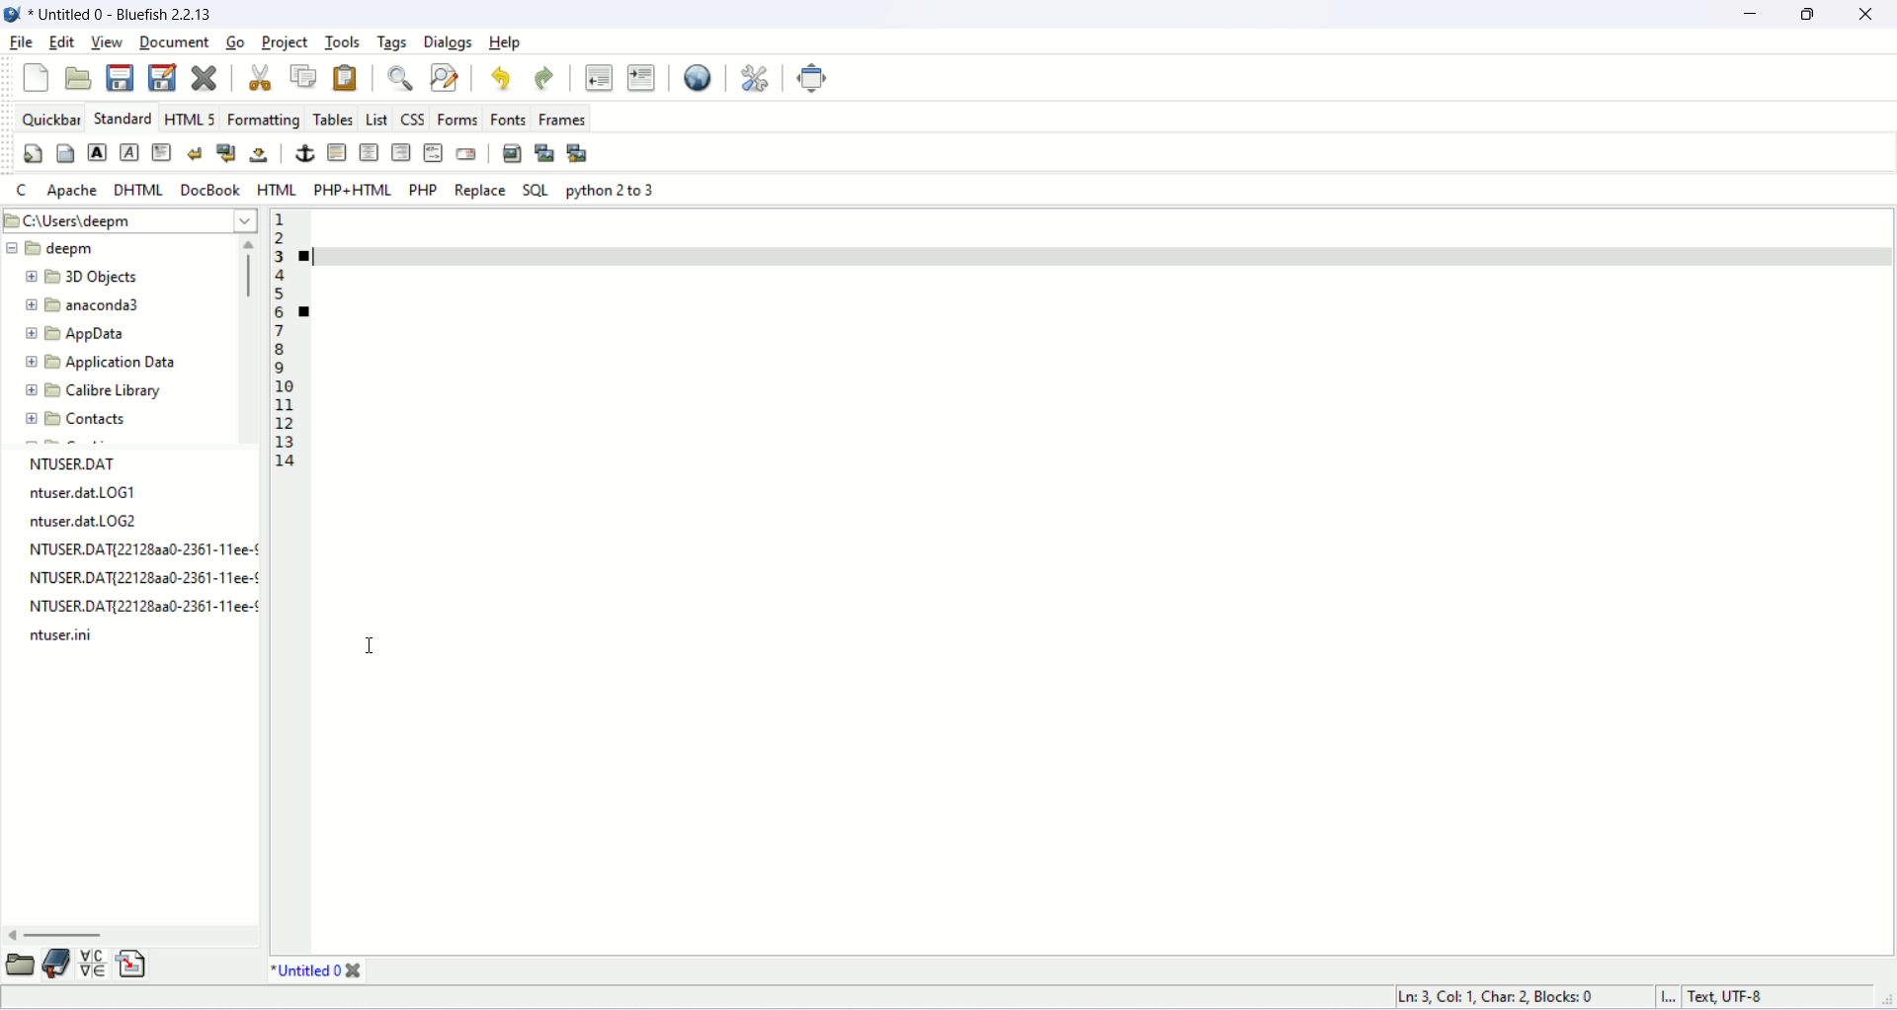 Image resolution: width=1897 pixels, height=1010 pixels. What do you see at coordinates (281, 339) in the screenshot?
I see `line number` at bounding box center [281, 339].